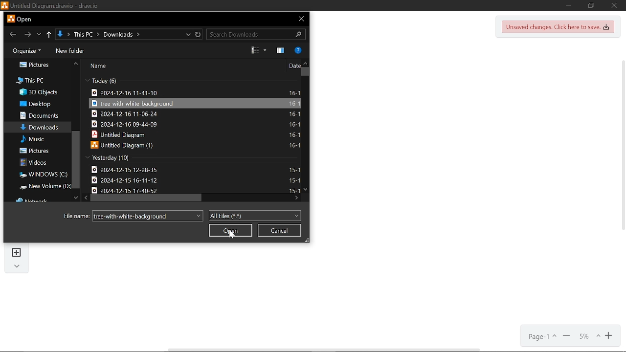  Describe the element at coordinates (323, 350) in the screenshot. I see `horizontal scrollbar` at that location.